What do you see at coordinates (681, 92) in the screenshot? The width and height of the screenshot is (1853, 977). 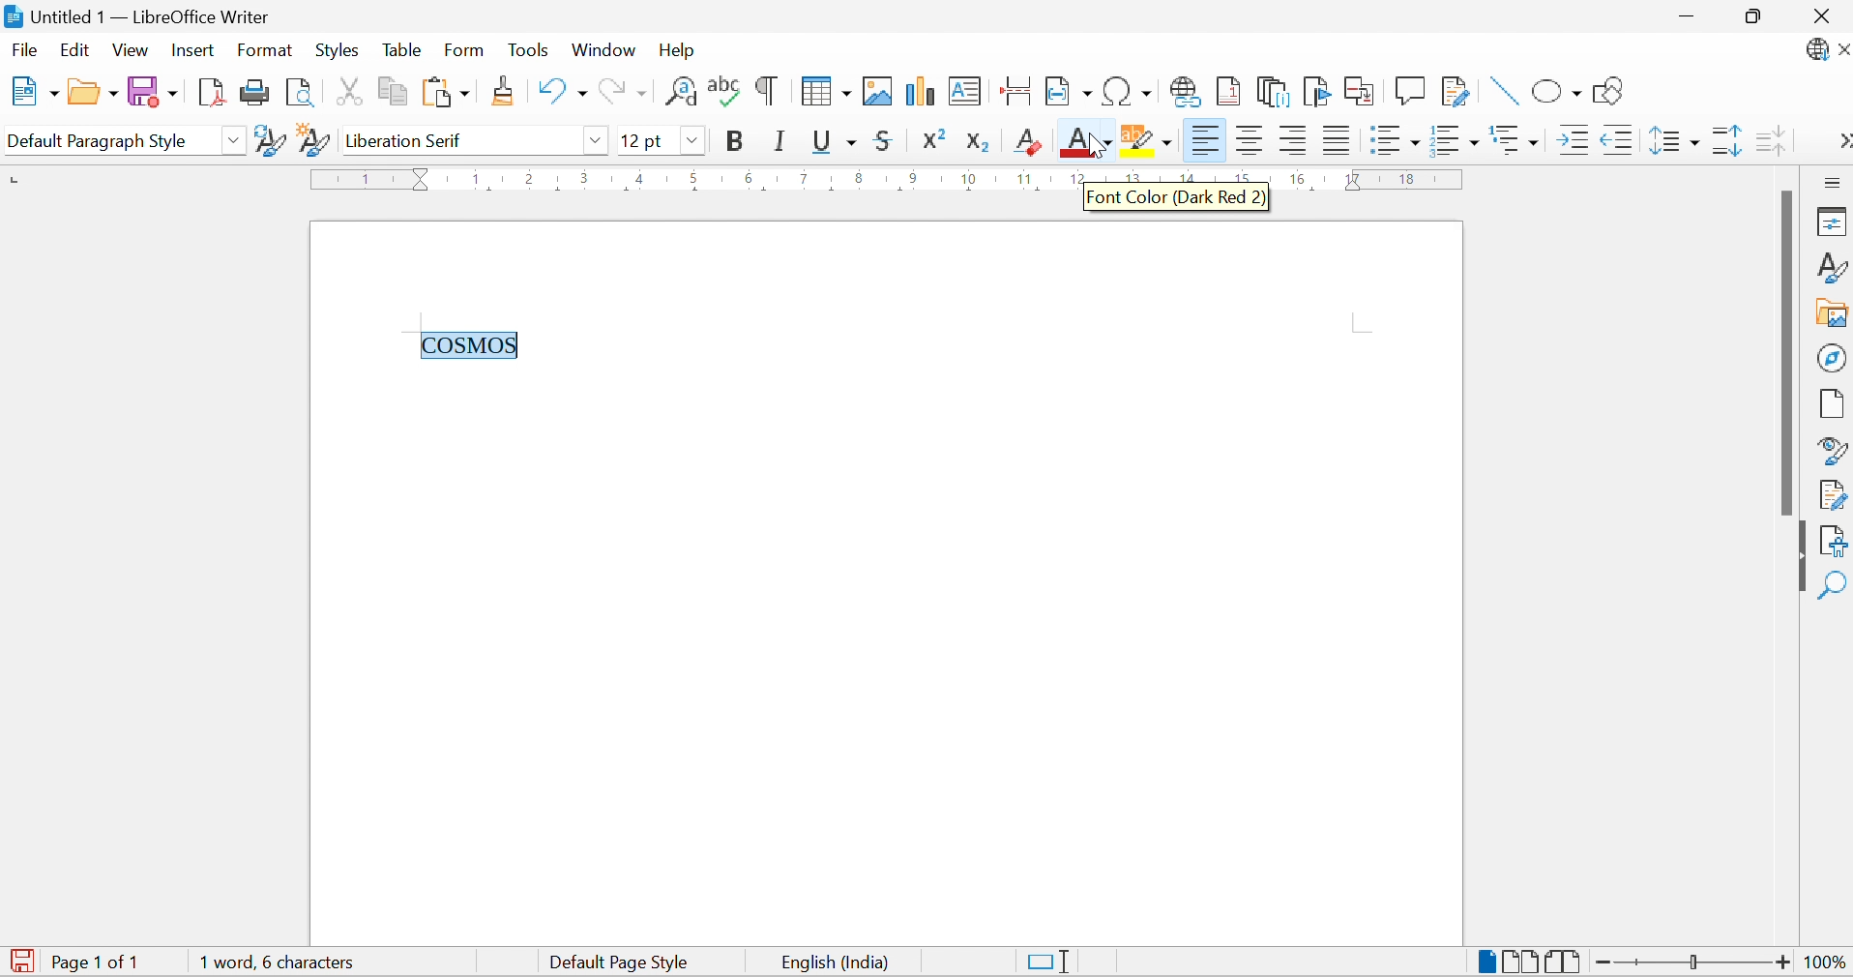 I see `Find and Replace` at bounding box center [681, 92].